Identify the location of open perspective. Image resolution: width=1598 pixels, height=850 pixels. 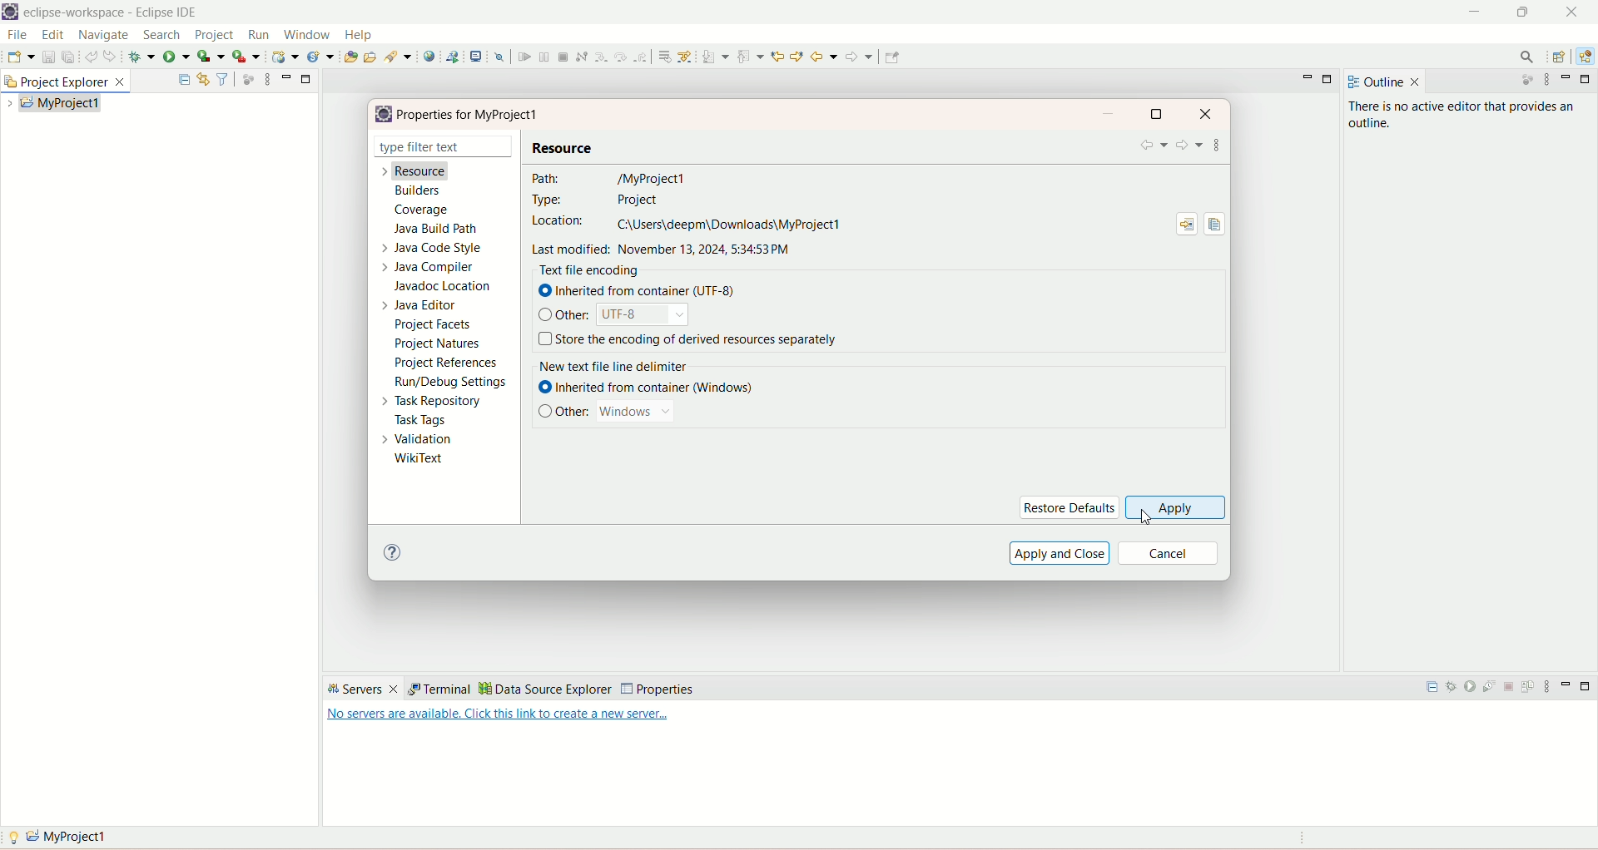
(1559, 56).